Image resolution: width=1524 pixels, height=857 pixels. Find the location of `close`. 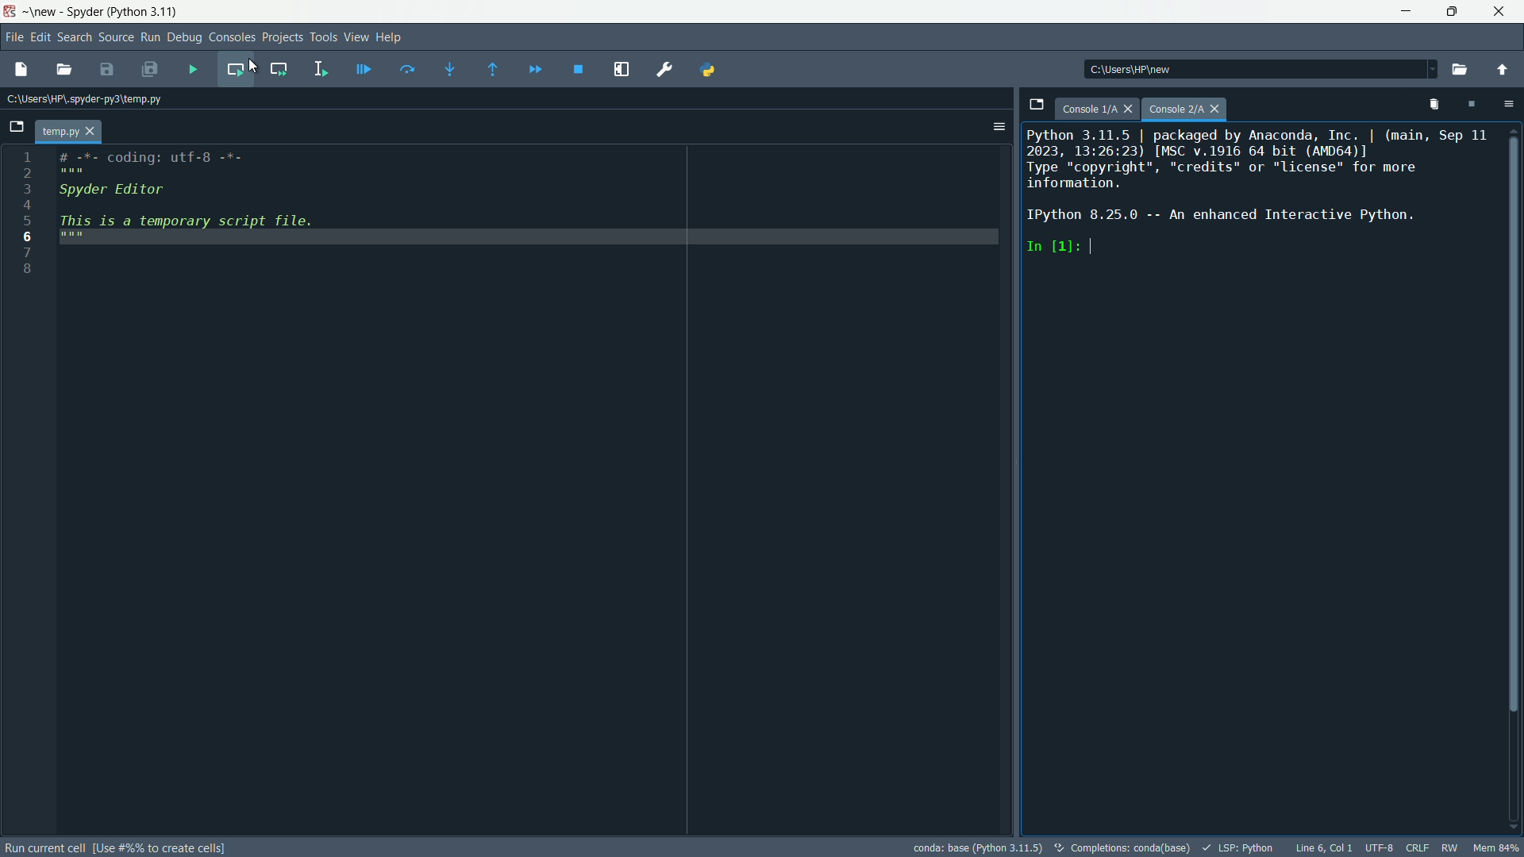

close is located at coordinates (1499, 12).